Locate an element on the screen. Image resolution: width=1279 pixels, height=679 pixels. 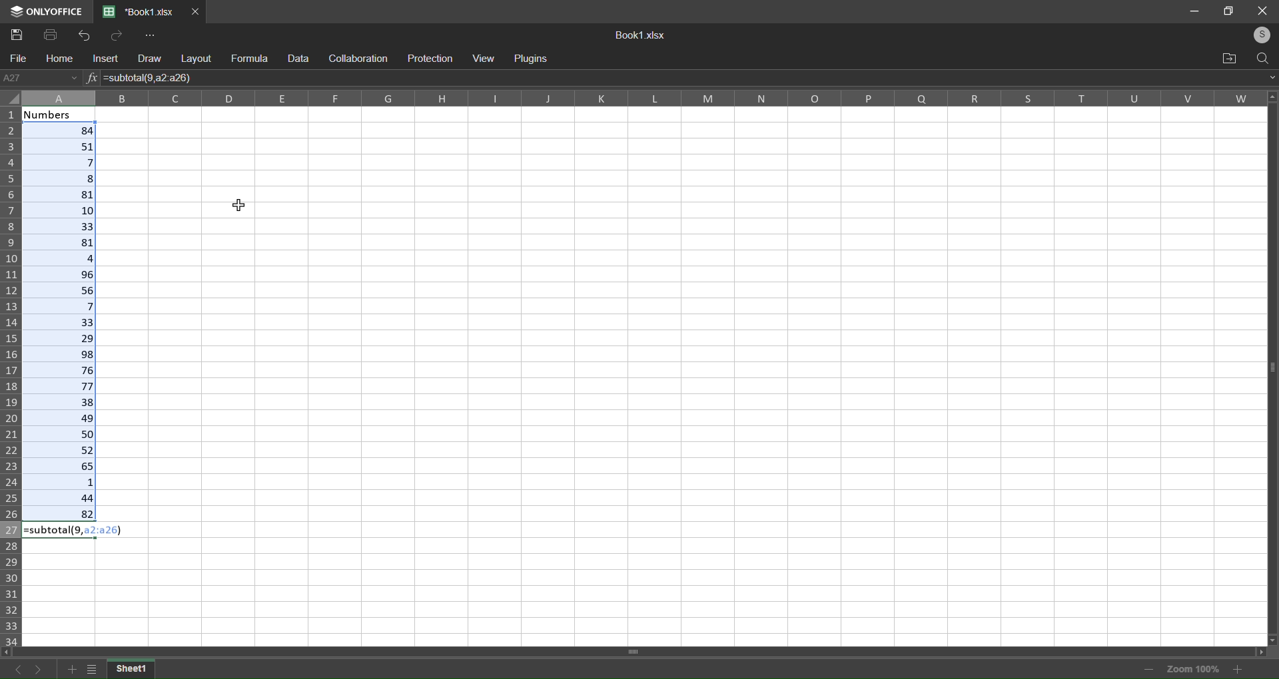
zoom out is located at coordinates (1144, 669).